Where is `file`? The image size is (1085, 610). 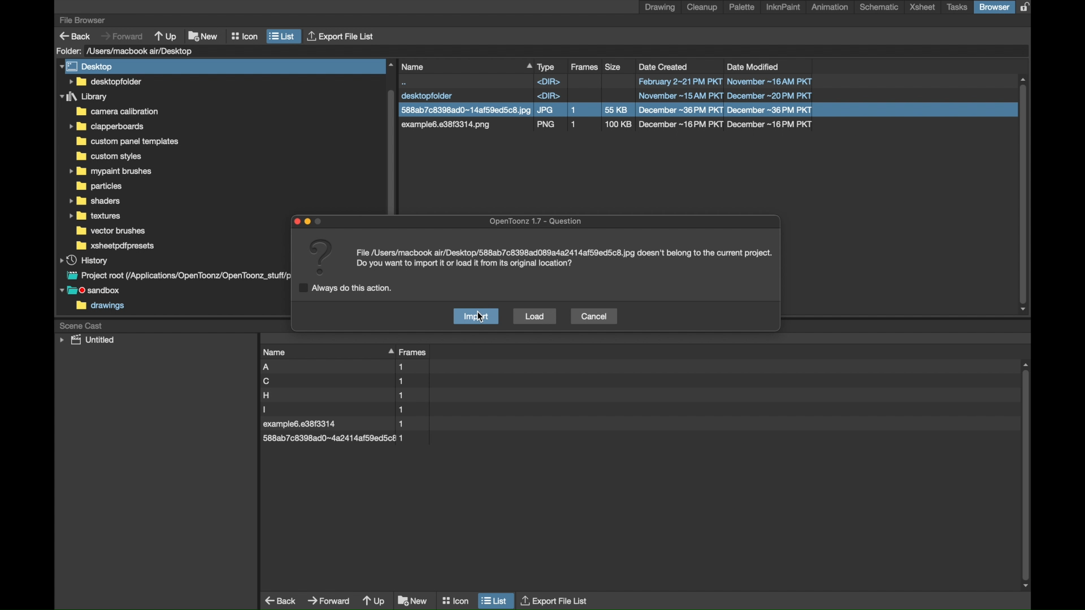
file is located at coordinates (338, 425).